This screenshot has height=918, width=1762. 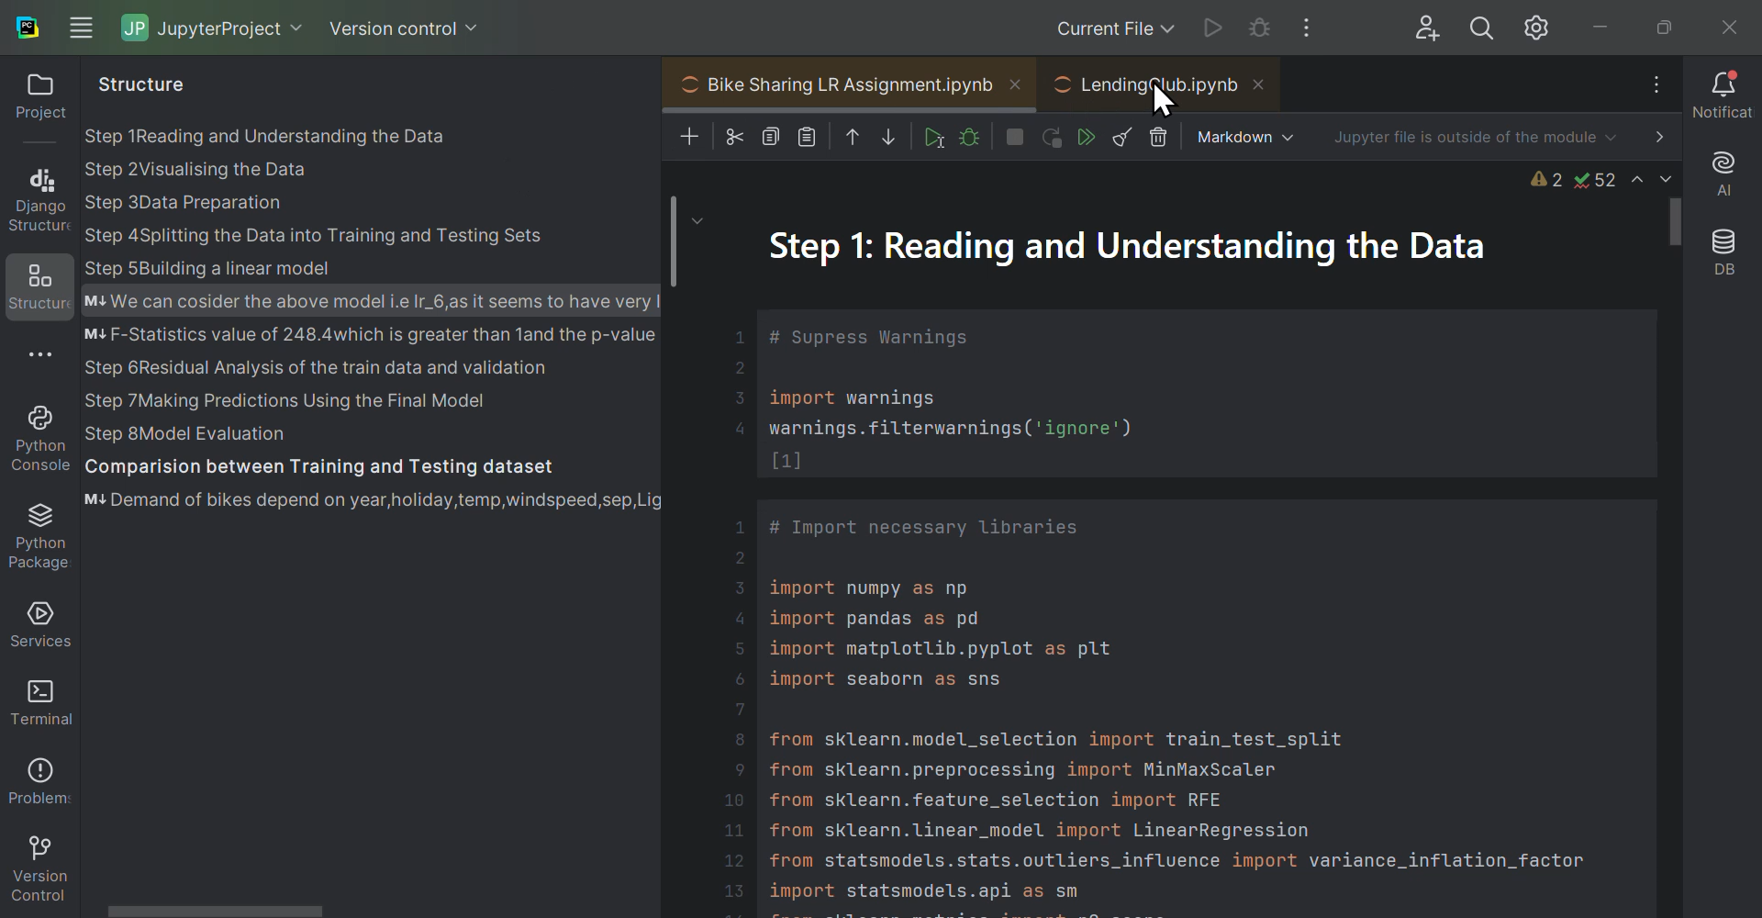 What do you see at coordinates (377, 366) in the screenshot?
I see `Structure of project one` at bounding box center [377, 366].